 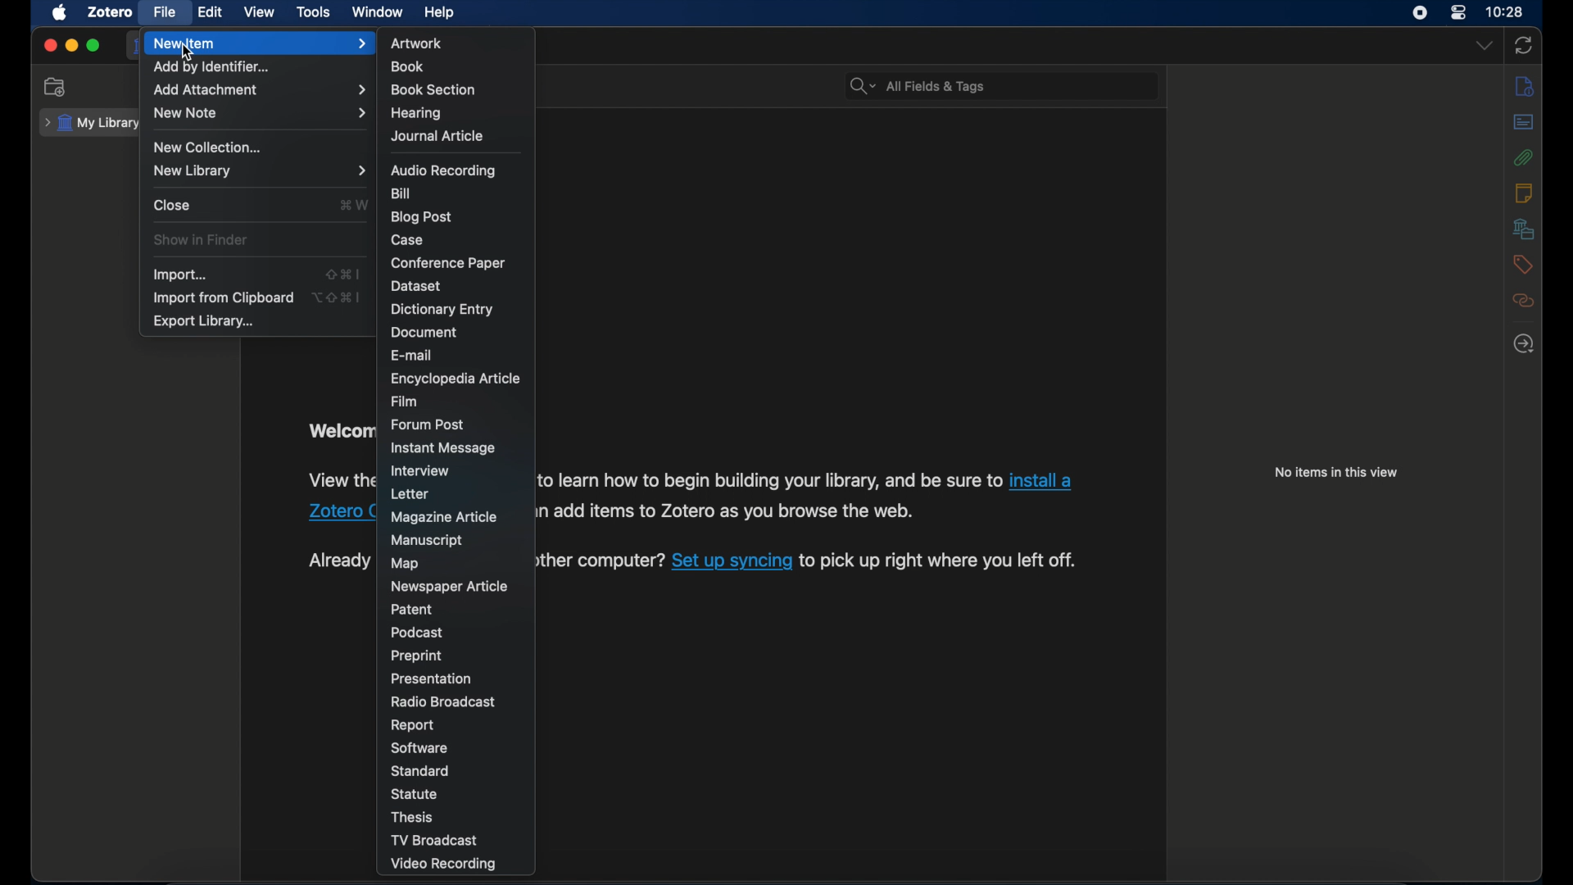 I want to click on thesis, so click(x=416, y=816).